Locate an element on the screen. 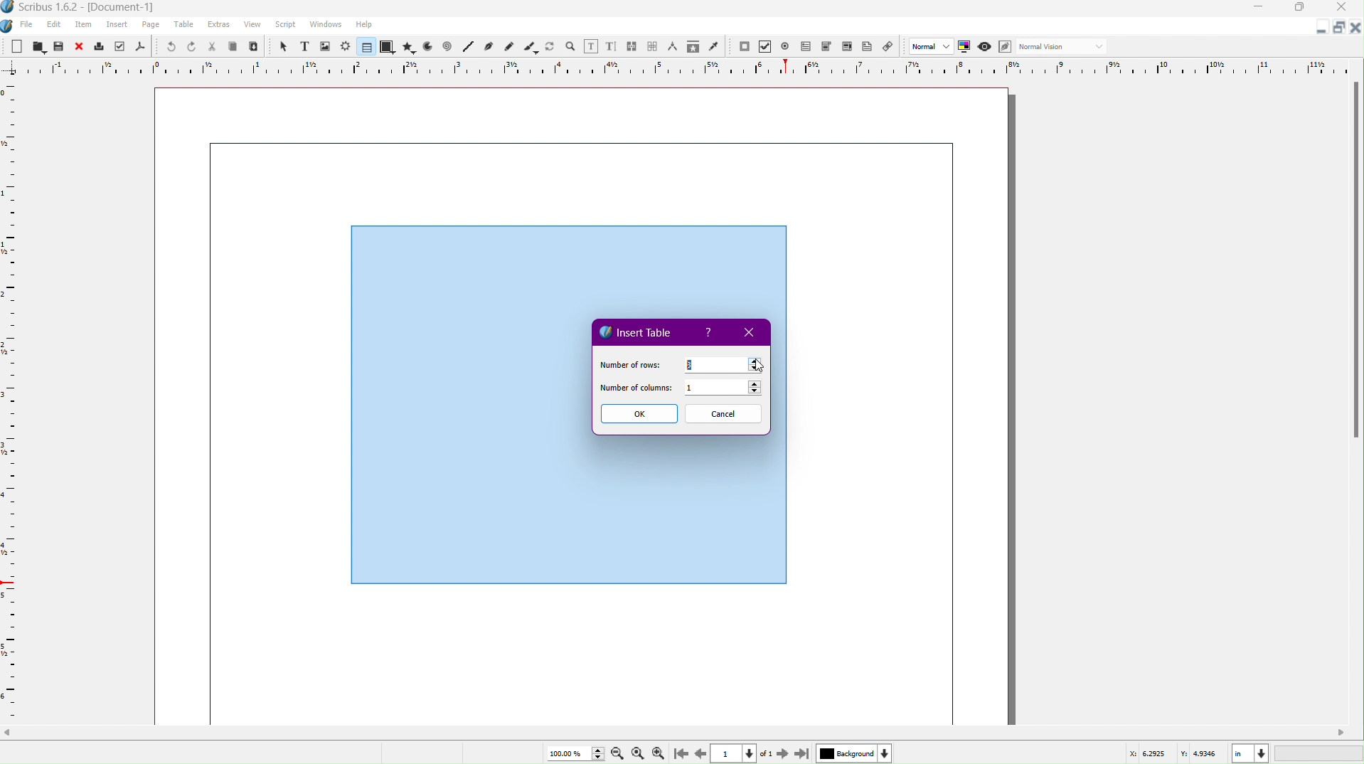  PDF Text Field is located at coordinates (809, 48).